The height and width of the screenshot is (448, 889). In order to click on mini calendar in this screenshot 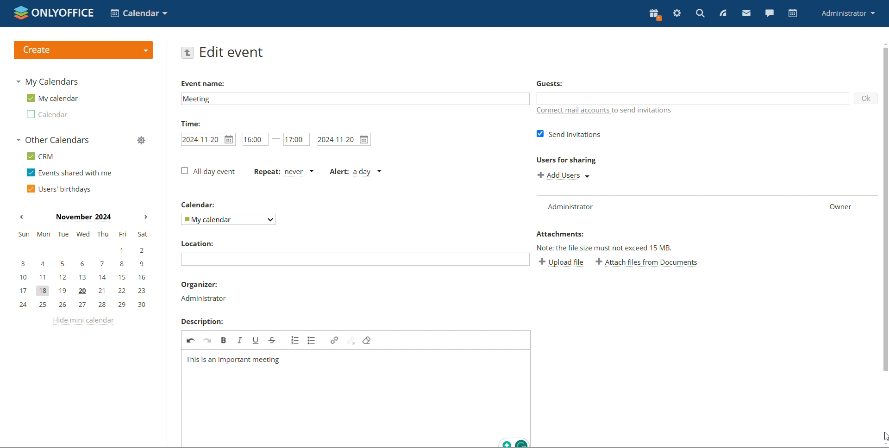, I will do `click(83, 270)`.